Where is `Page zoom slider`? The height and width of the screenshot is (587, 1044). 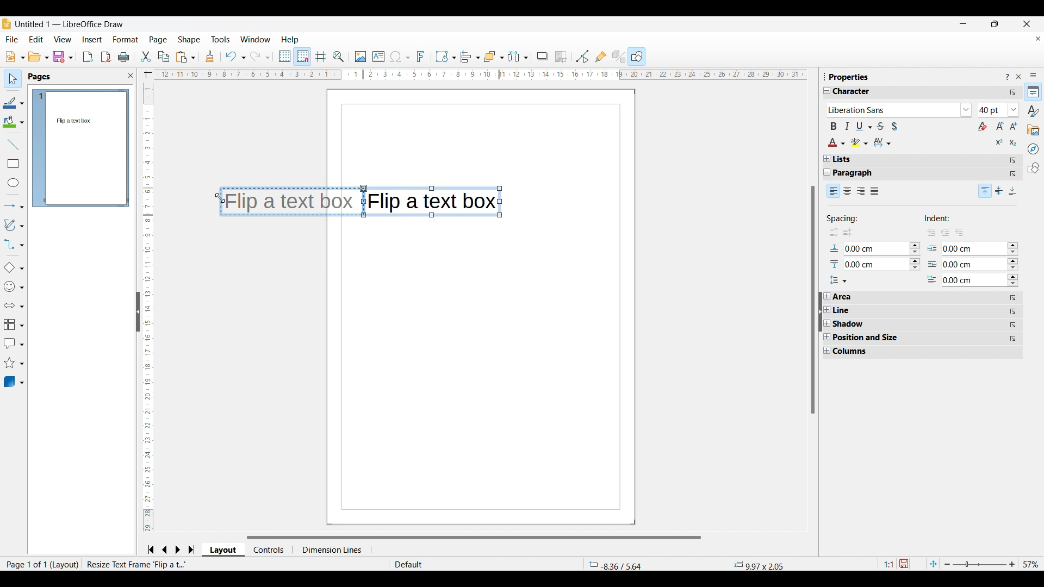 Page zoom slider is located at coordinates (980, 564).